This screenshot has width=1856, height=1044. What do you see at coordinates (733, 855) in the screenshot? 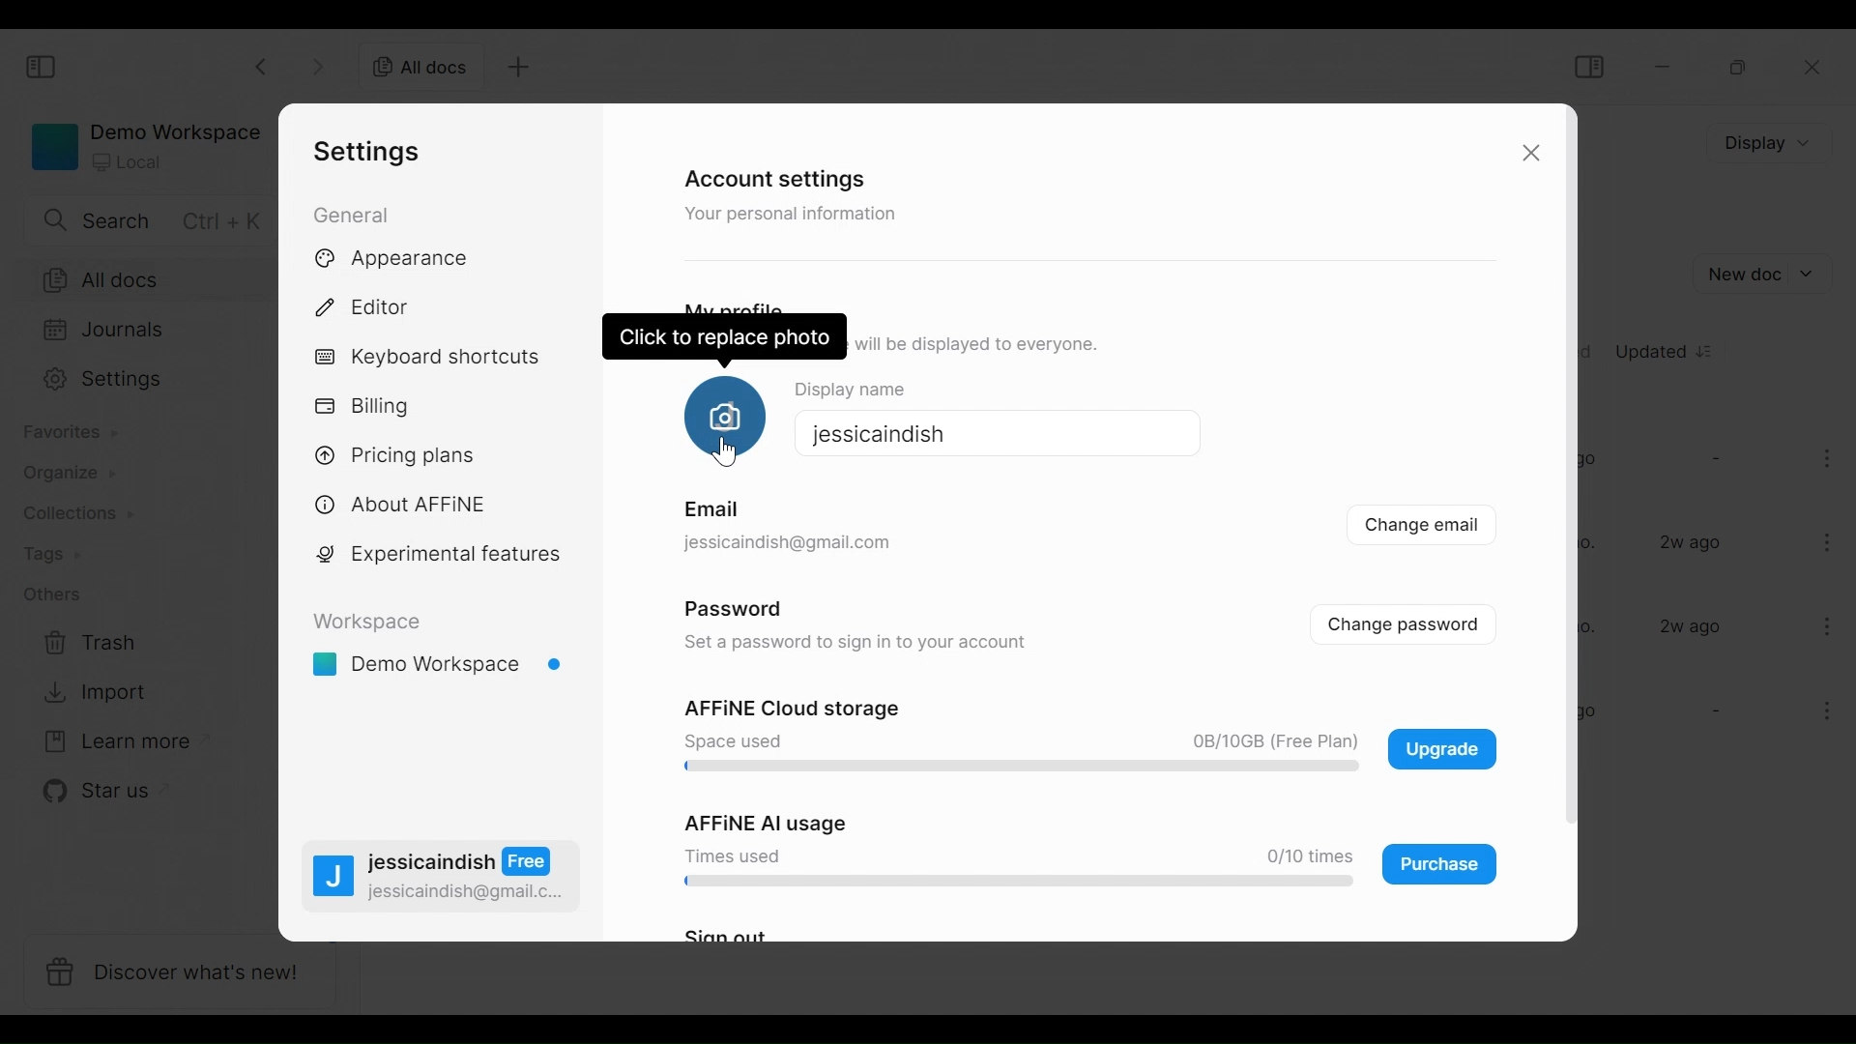
I see `Times used` at bounding box center [733, 855].